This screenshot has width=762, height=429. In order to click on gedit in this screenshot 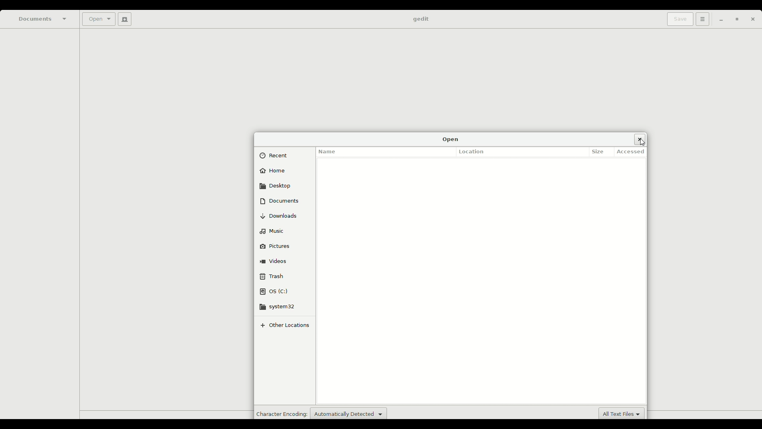, I will do `click(420, 19)`.